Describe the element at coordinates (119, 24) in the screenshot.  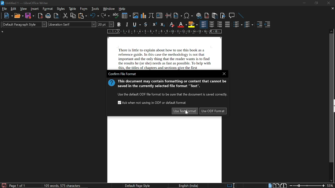
I see `bold` at that location.